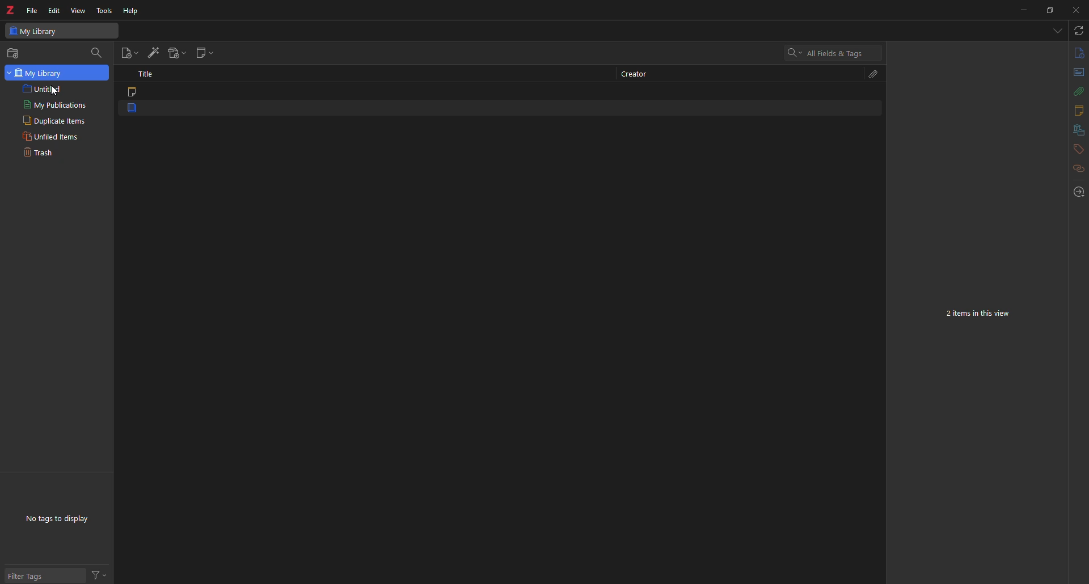 The height and width of the screenshot is (584, 1089). Describe the element at coordinates (638, 74) in the screenshot. I see `creator` at that location.